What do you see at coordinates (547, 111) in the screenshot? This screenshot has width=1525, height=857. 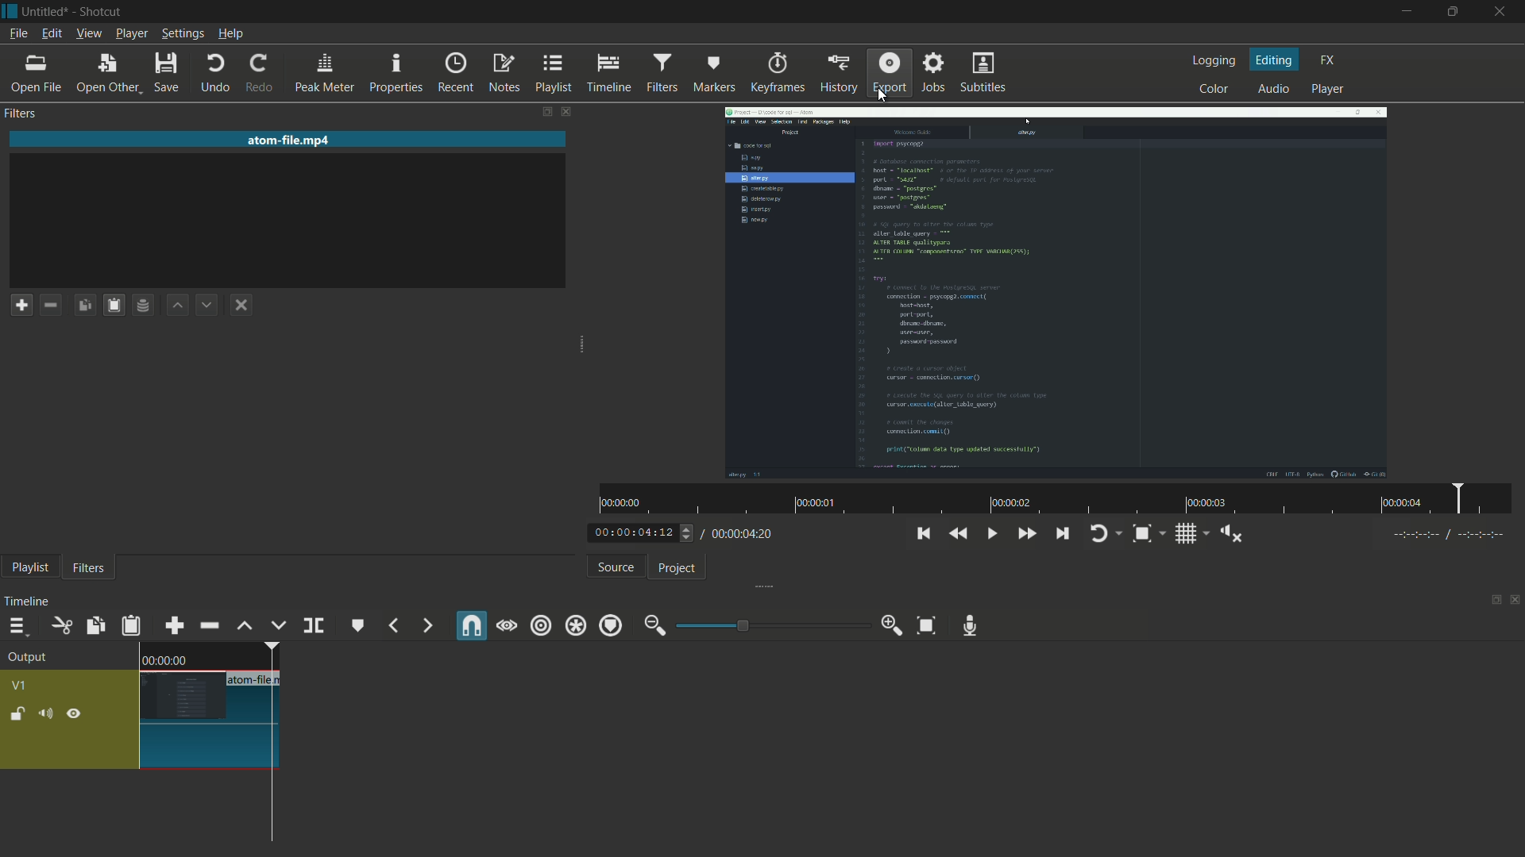 I see `change layout` at bounding box center [547, 111].